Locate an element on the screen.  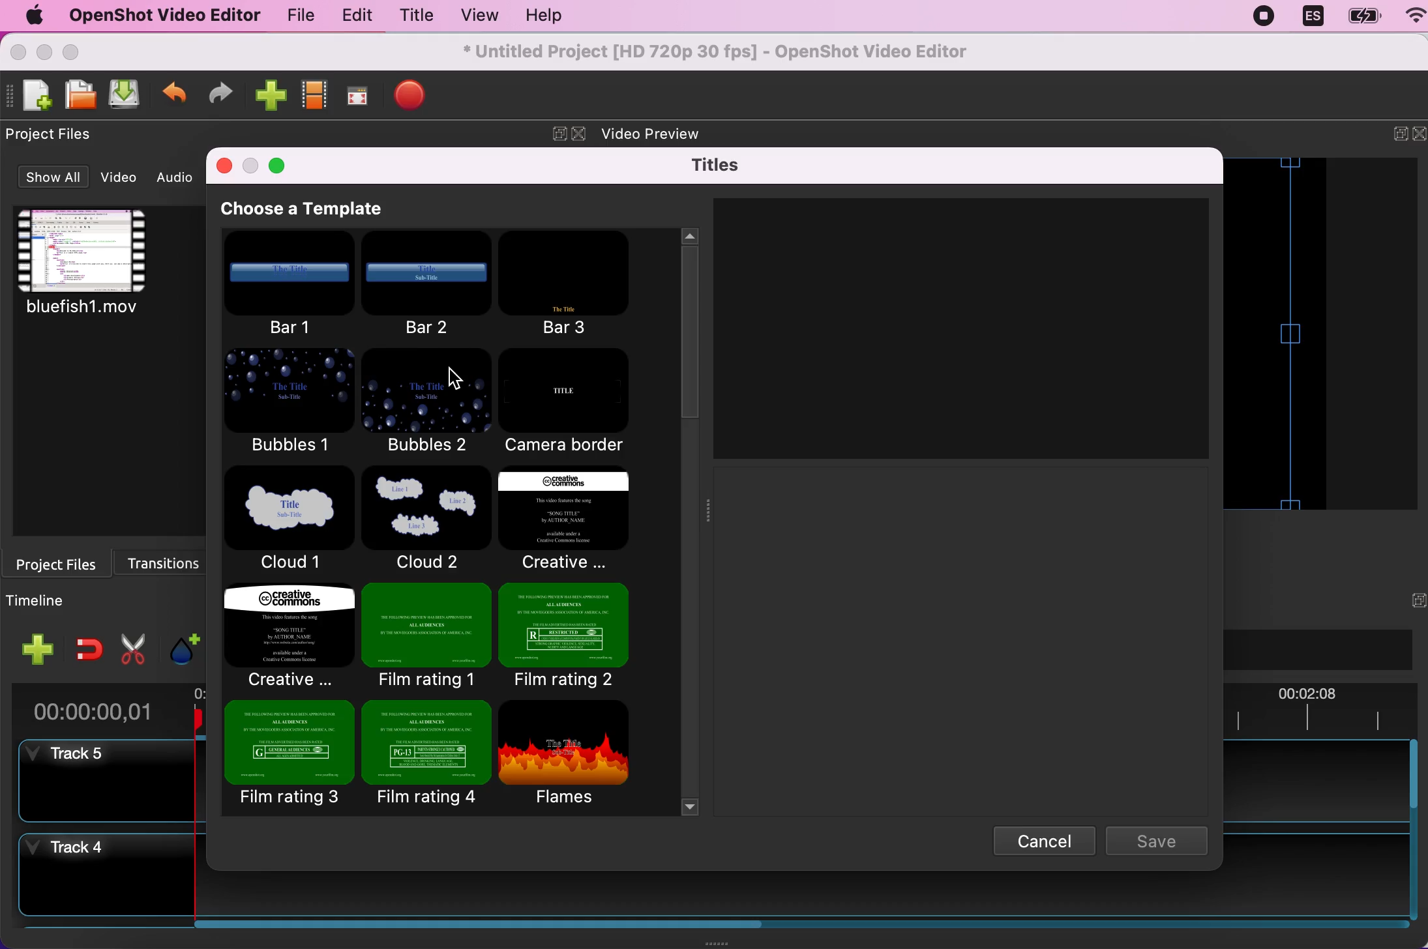
close is located at coordinates (19, 52).